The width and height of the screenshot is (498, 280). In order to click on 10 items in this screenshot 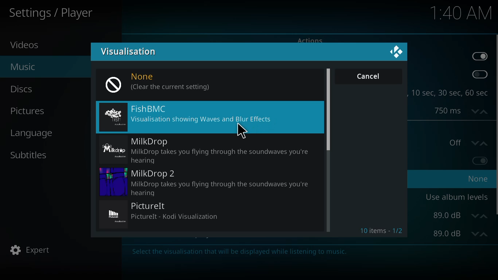, I will do `click(381, 232)`.